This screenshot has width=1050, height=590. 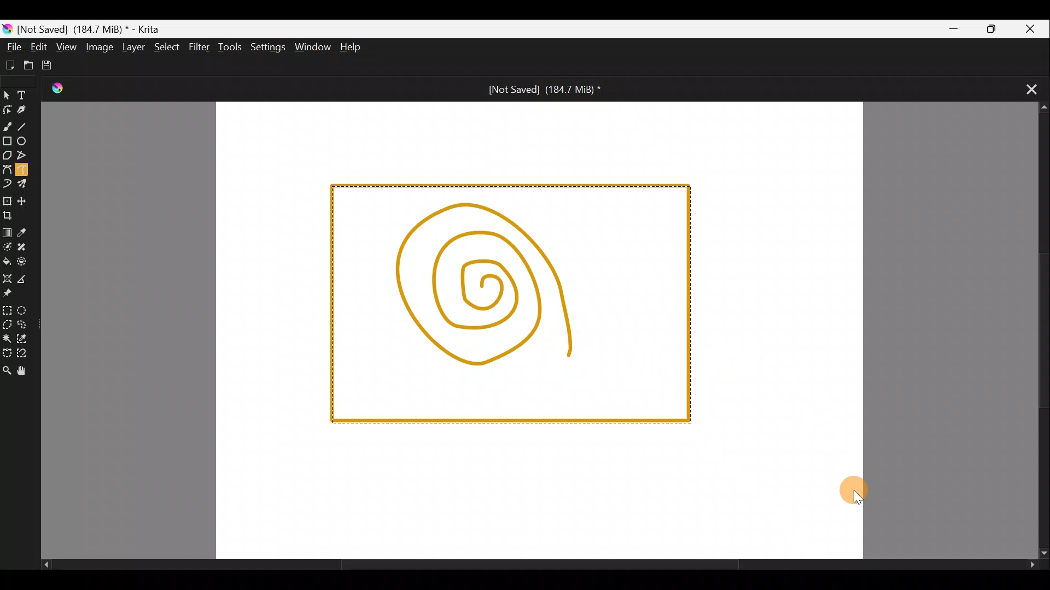 I want to click on Polyline tool, so click(x=26, y=156).